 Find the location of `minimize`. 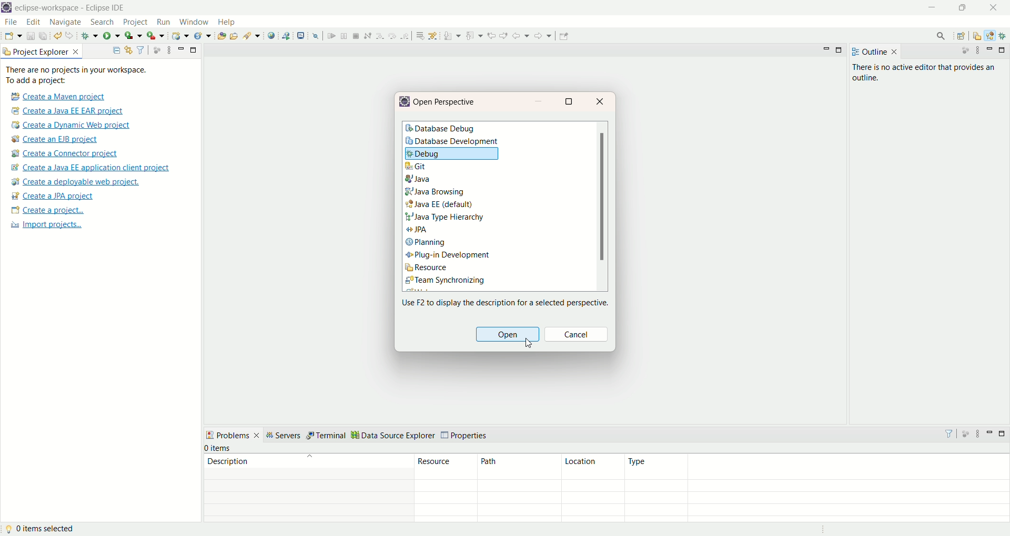

minimize is located at coordinates (542, 101).